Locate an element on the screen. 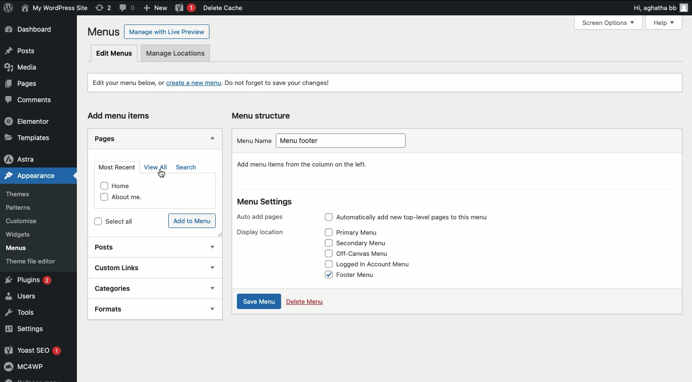  checkbox is located at coordinates (102, 198).